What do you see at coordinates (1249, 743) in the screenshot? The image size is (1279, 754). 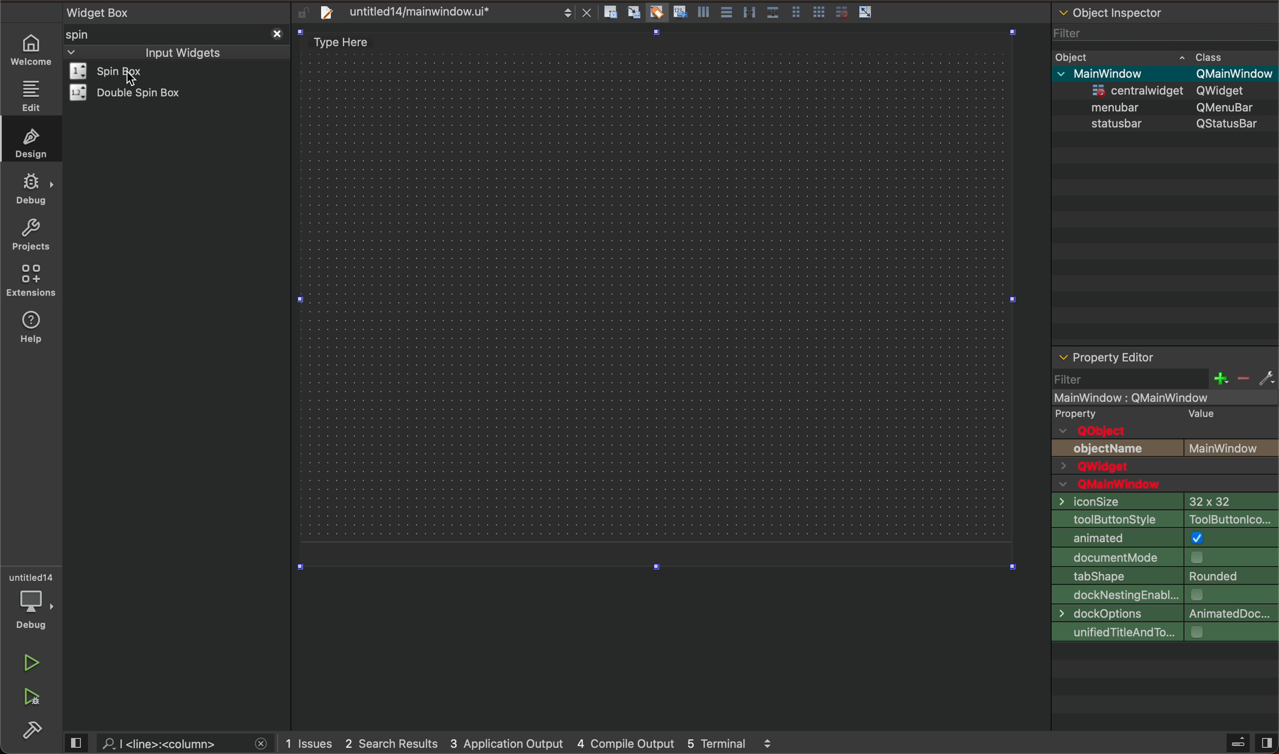 I see `close sidebar` at bounding box center [1249, 743].